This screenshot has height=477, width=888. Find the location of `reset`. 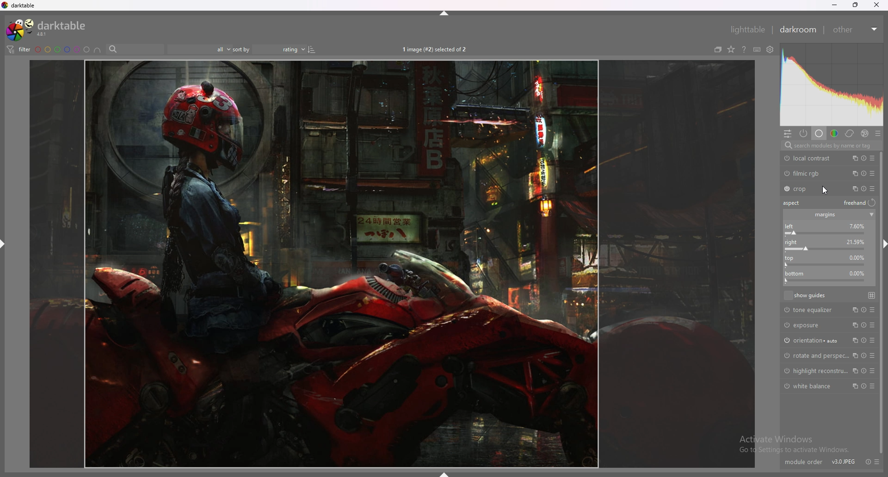

reset is located at coordinates (864, 158).